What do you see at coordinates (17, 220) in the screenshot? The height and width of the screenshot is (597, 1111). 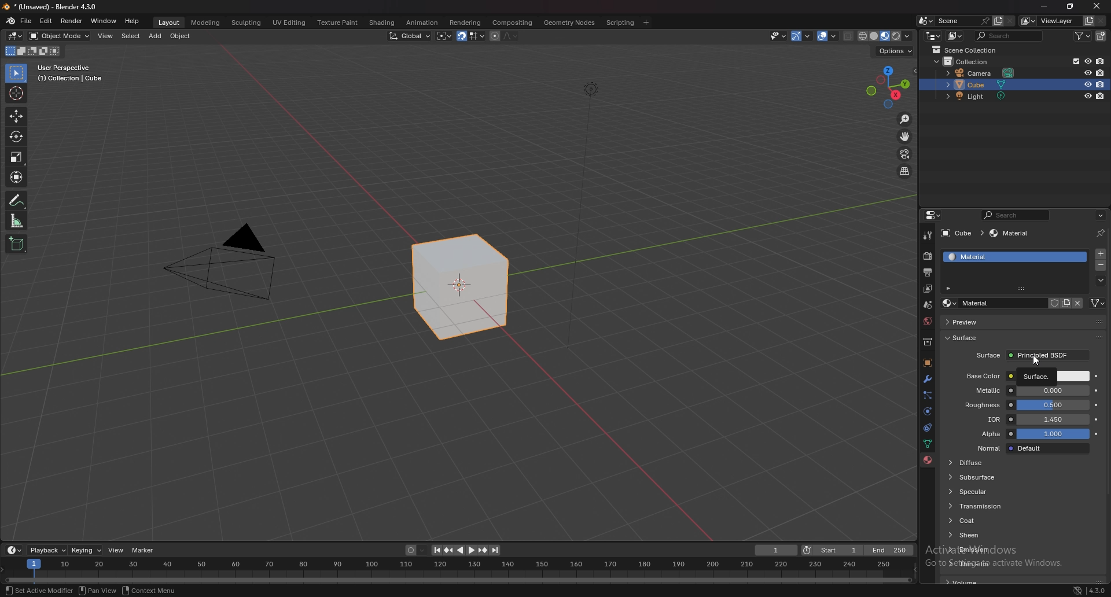 I see `measure` at bounding box center [17, 220].